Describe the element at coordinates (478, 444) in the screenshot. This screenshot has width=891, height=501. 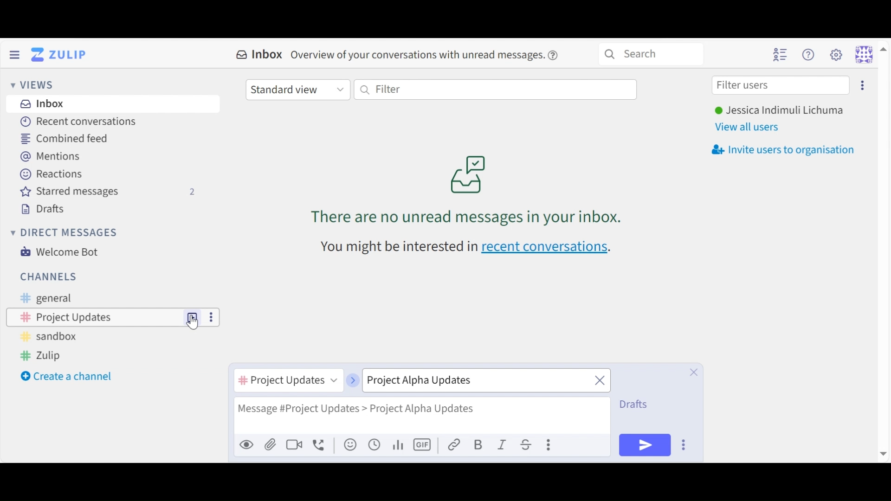
I see `Bold` at that location.